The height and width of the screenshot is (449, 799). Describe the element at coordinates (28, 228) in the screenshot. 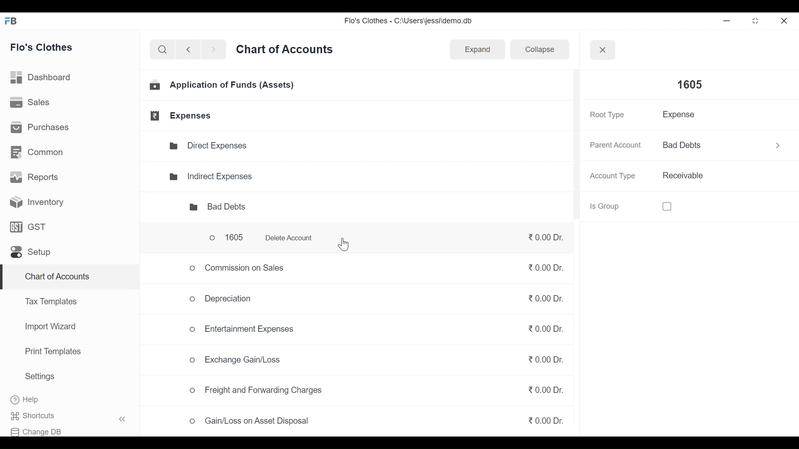

I see `GST` at that location.